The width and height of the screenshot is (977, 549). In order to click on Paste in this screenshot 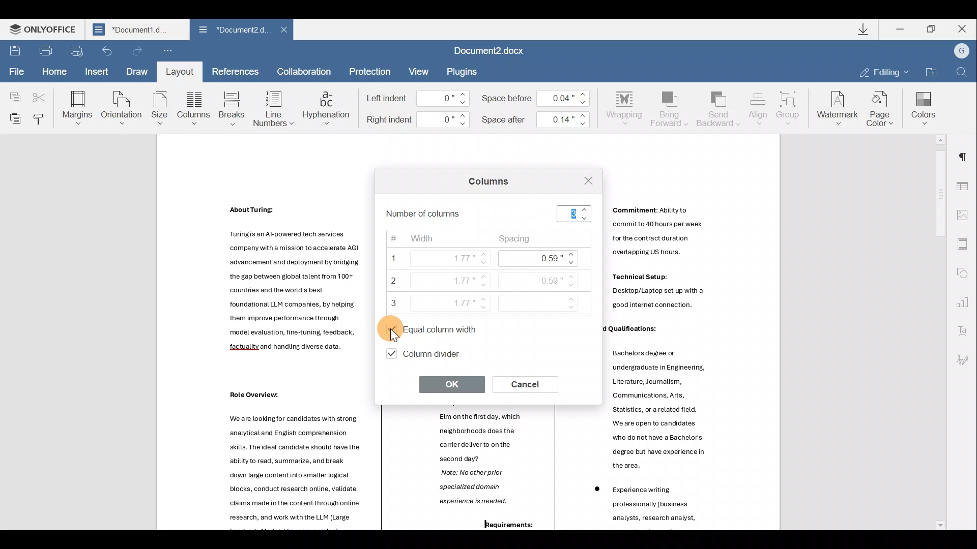, I will do `click(13, 117)`.